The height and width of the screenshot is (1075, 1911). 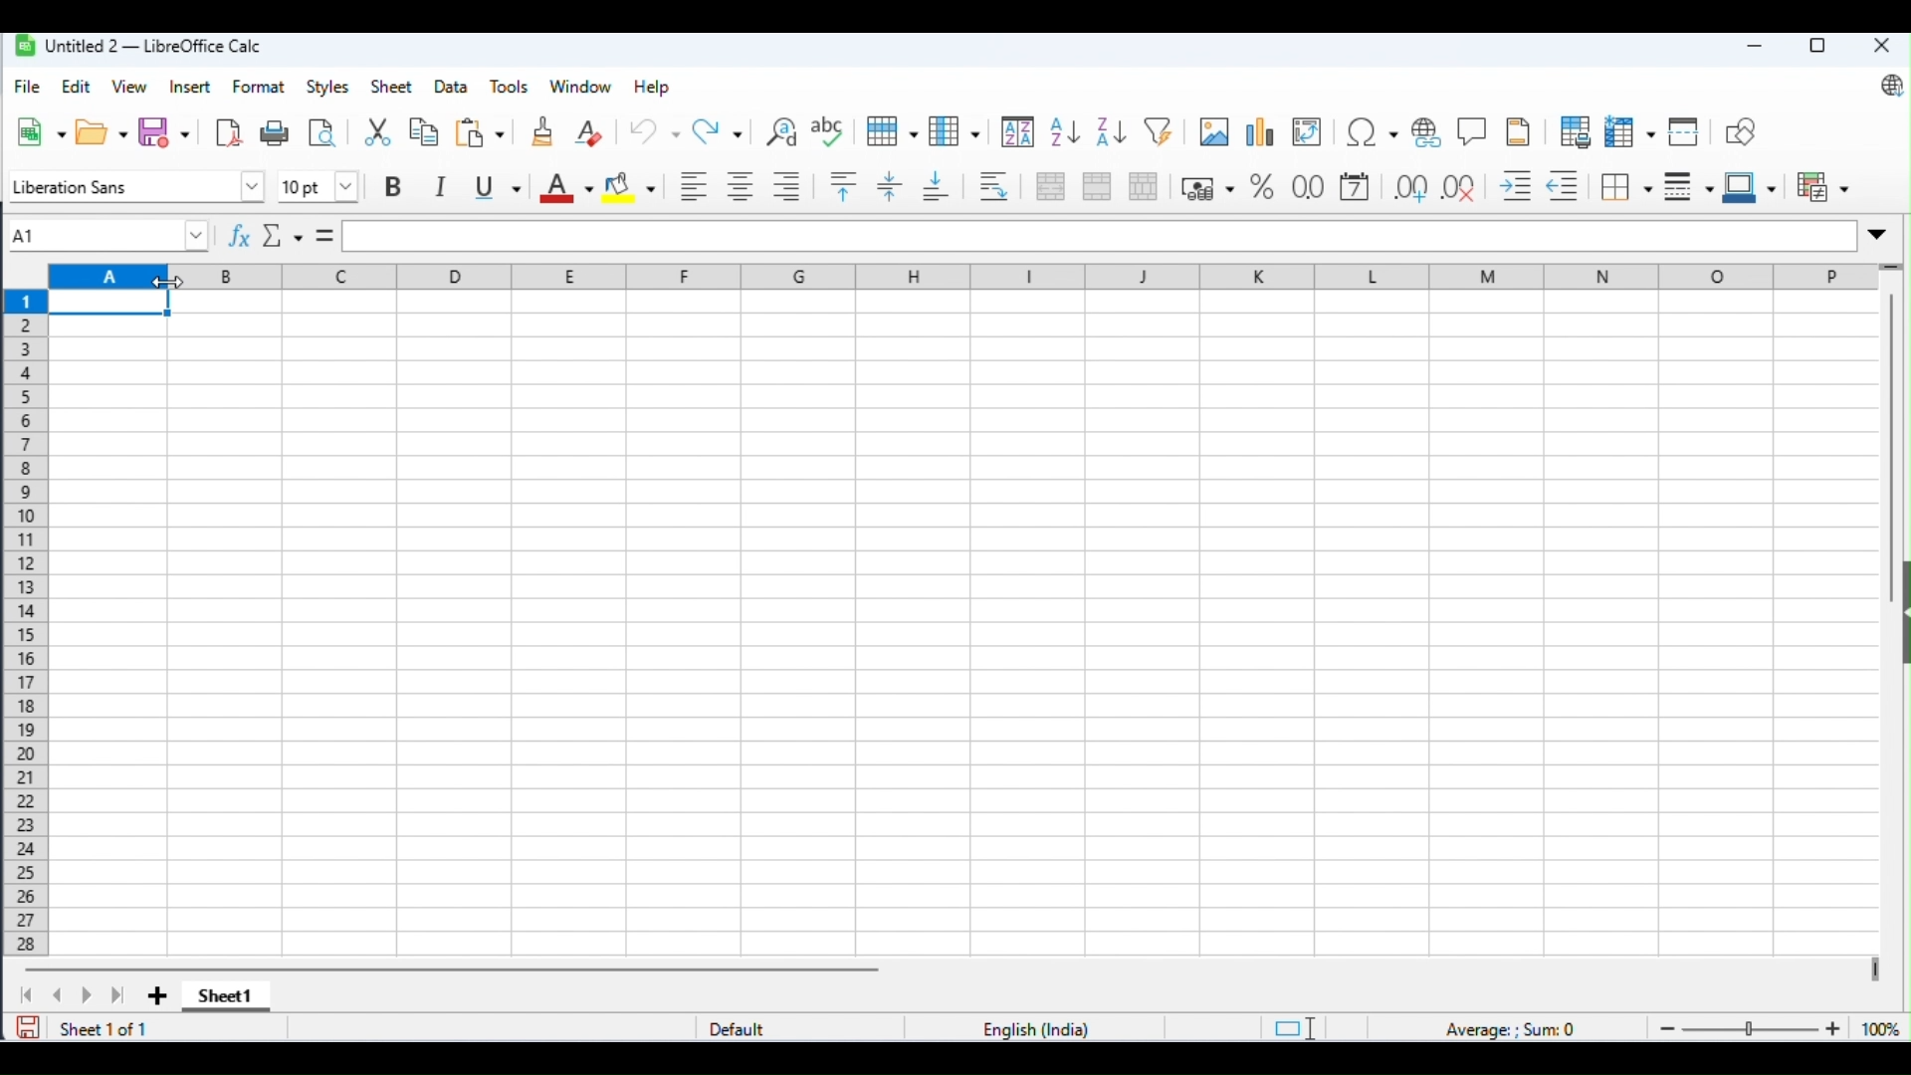 What do you see at coordinates (938, 184) in the screenshot?
I see `lign to bottom` at bounding box center [938, 184].